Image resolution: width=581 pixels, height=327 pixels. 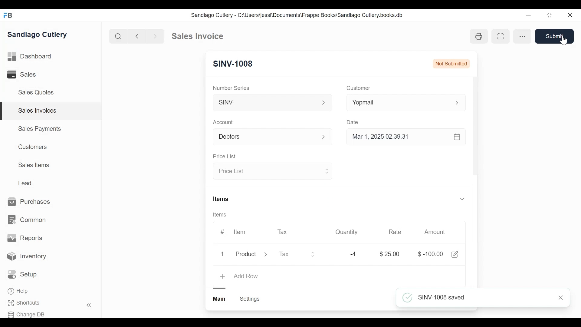 What do you see at coordinates (118, 36) in the screenshot?
I see `Search` at bounding box center [118, 36].